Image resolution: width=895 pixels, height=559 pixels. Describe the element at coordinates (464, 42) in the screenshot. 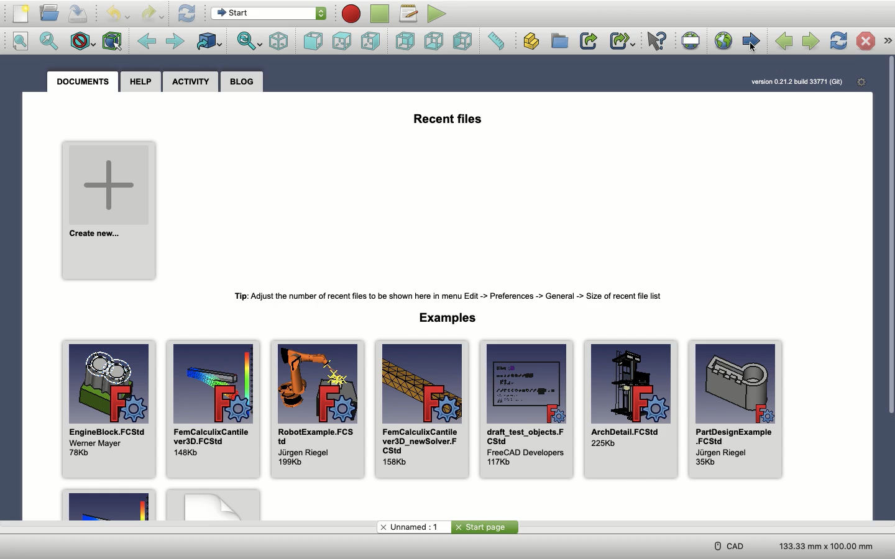

I see `Left` at that location.